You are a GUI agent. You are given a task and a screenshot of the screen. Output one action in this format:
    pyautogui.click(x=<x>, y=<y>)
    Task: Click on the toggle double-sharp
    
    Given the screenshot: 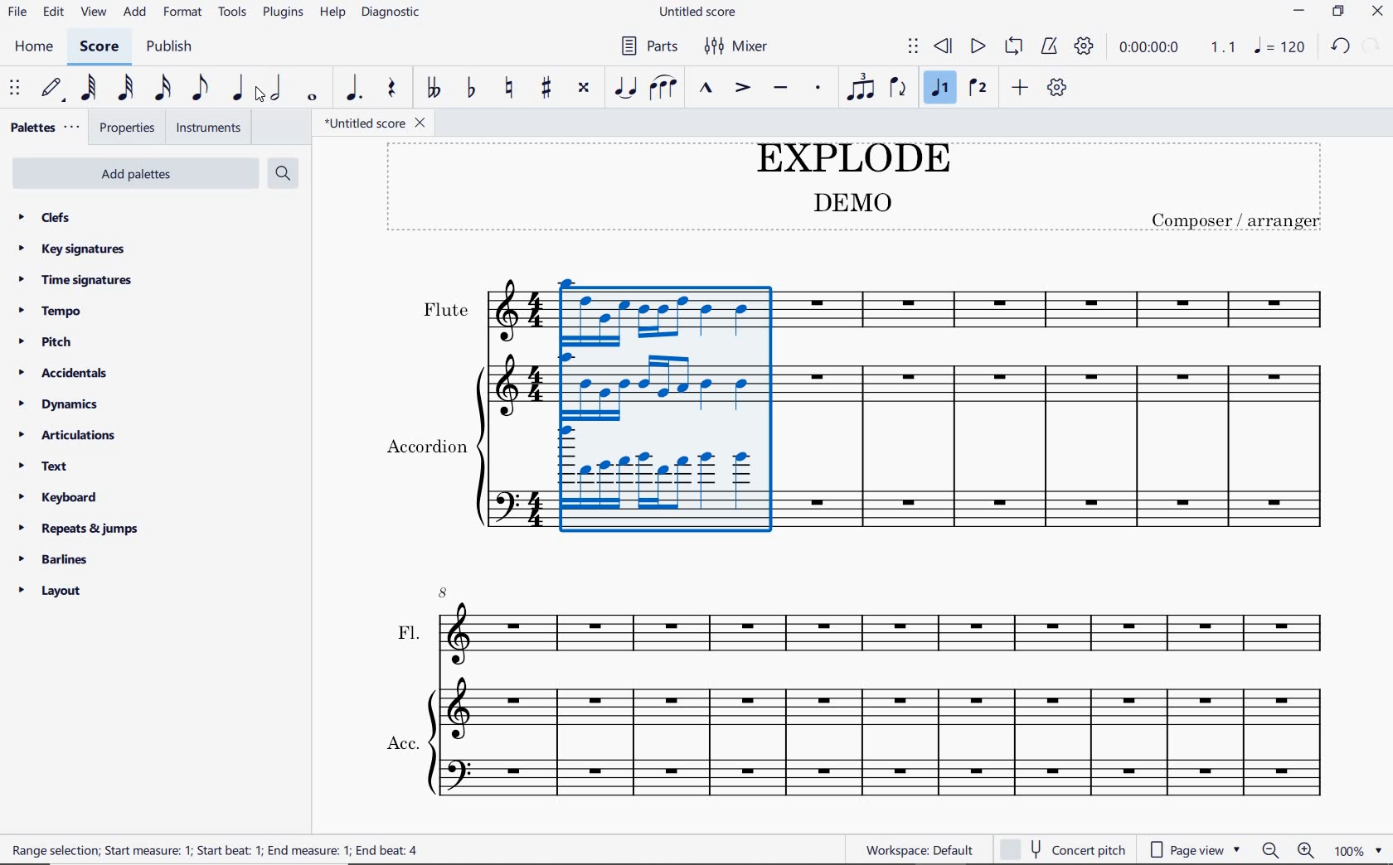 What is the action you would take?
    pyautogui.click(x=585, y=88)
    